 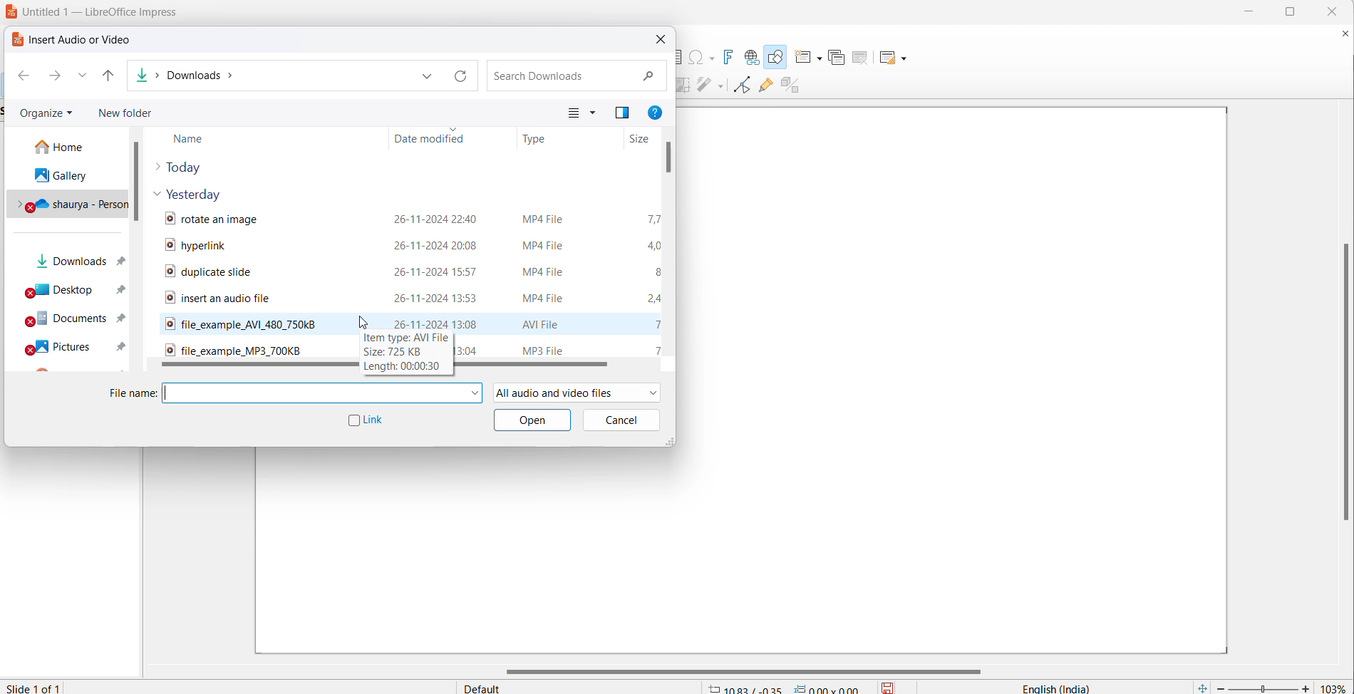 What do you see at coordinates (1265, 688) in the screenshot?
I see `zoom slide` at bounding box center [1265, 688].